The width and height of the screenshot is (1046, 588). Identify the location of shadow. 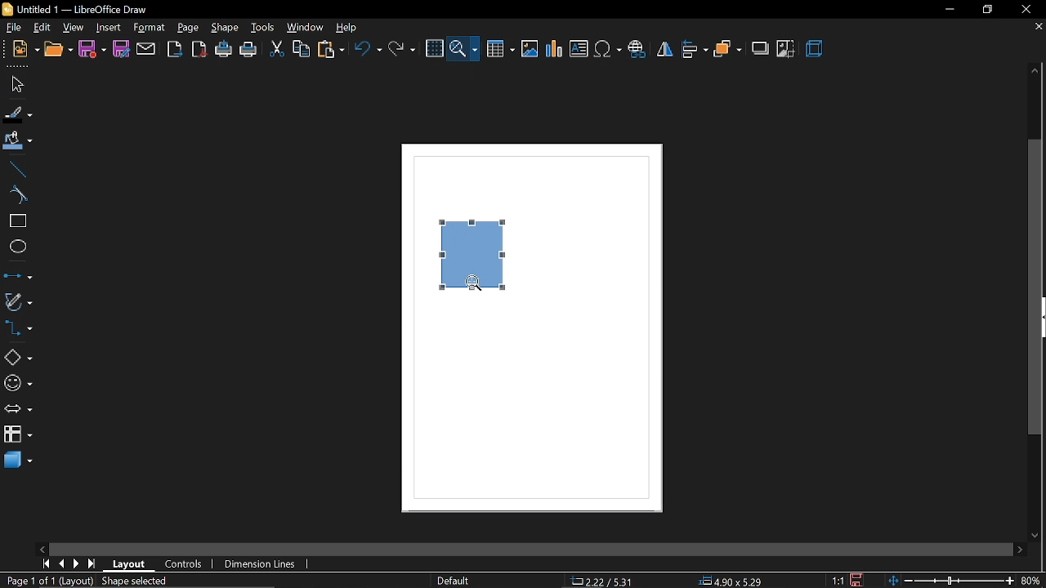
(761, 51).